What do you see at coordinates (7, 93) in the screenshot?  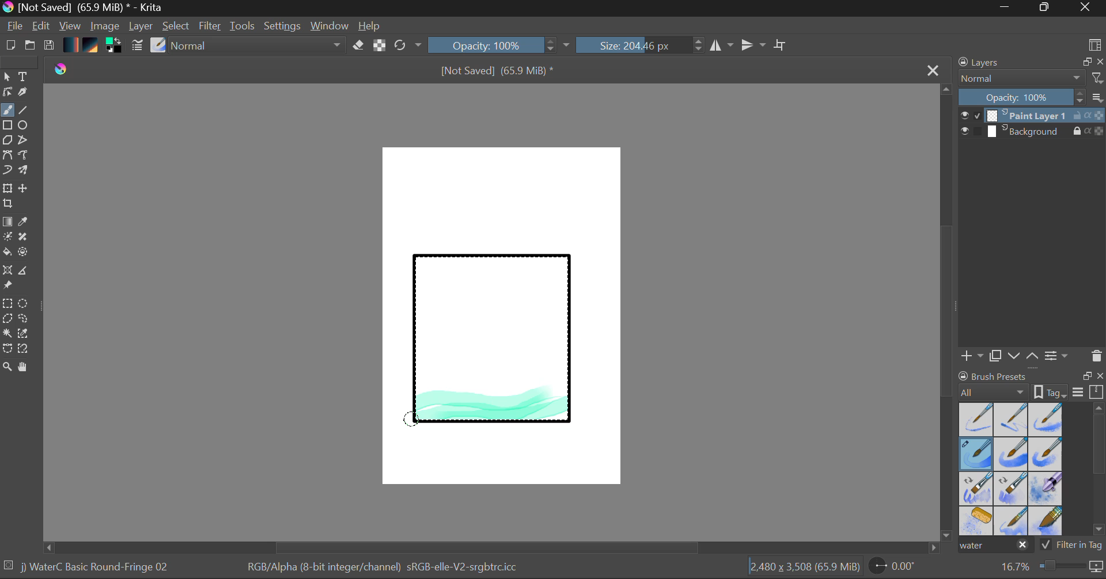 I see `Edit Shapes` at bounding box center [7, 93].